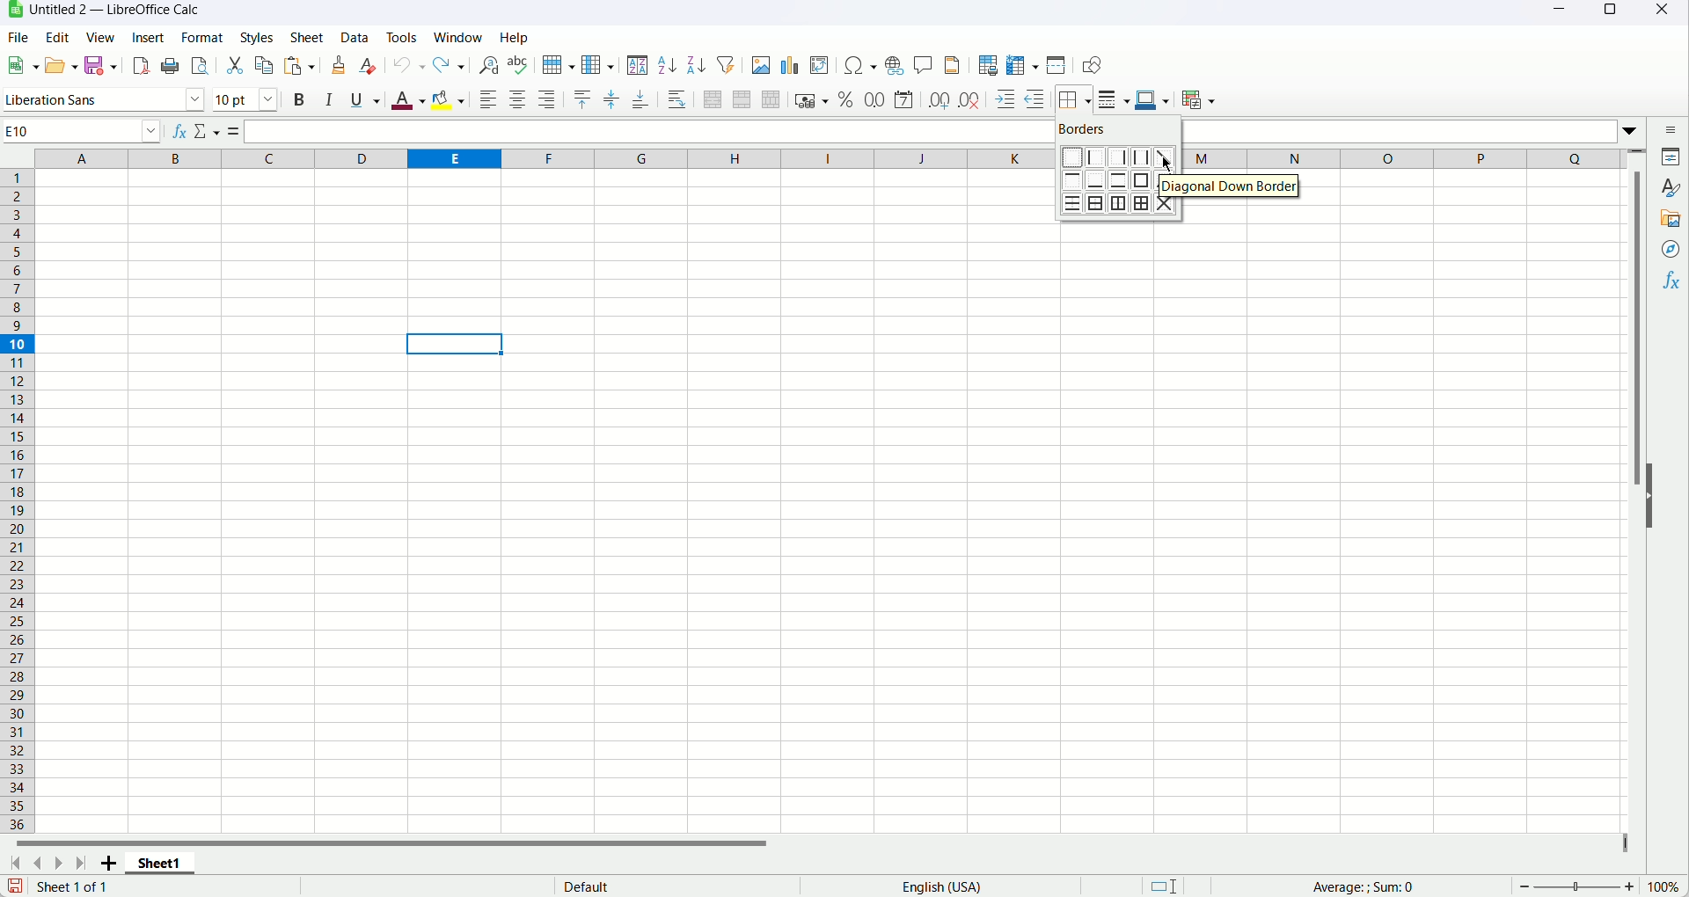 This screenshot has height=897, width=1689. What do you see at coordinates (340, 64) in the screenshot?
I see `Clone formatting` at bounding box center [340, 64].